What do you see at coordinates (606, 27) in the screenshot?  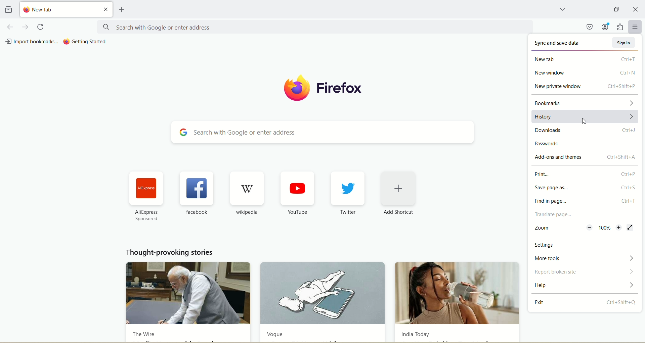 I see `account` at bounding box center [606, 27].